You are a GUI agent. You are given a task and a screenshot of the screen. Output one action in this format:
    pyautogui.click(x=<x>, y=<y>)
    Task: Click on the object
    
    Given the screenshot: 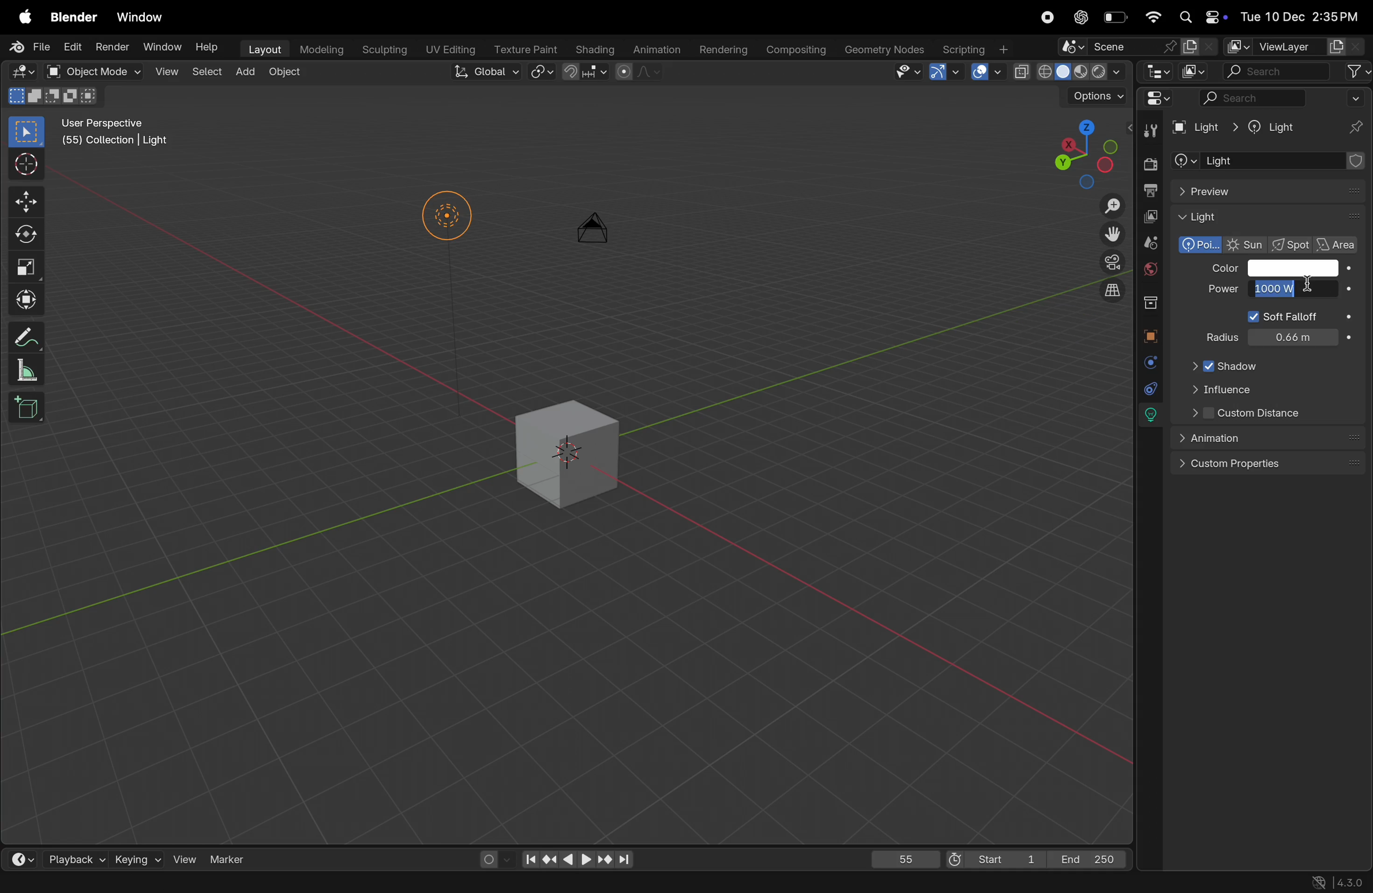 What is the action you would take?
    pyautogui.click(x=291, y=77)
    